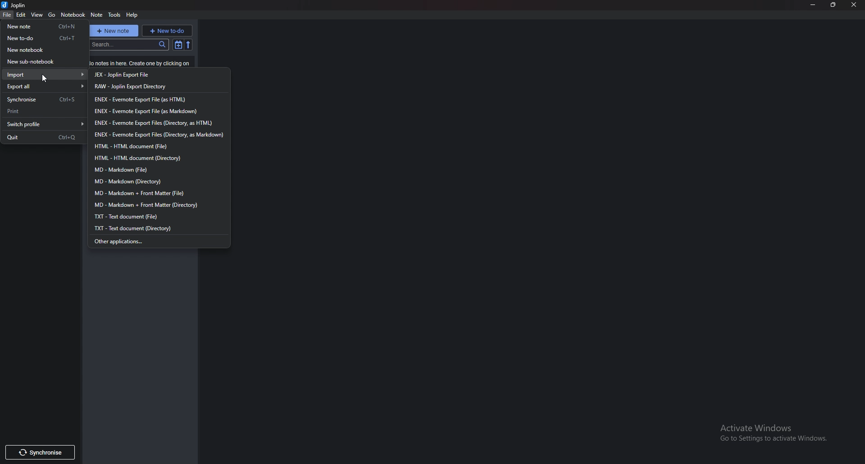 The width and height of the screenshot is (865, 464). What do you see at coordinates (45, 38) in the screenshot?
I see `New to do` at bounding box center [45, 38].